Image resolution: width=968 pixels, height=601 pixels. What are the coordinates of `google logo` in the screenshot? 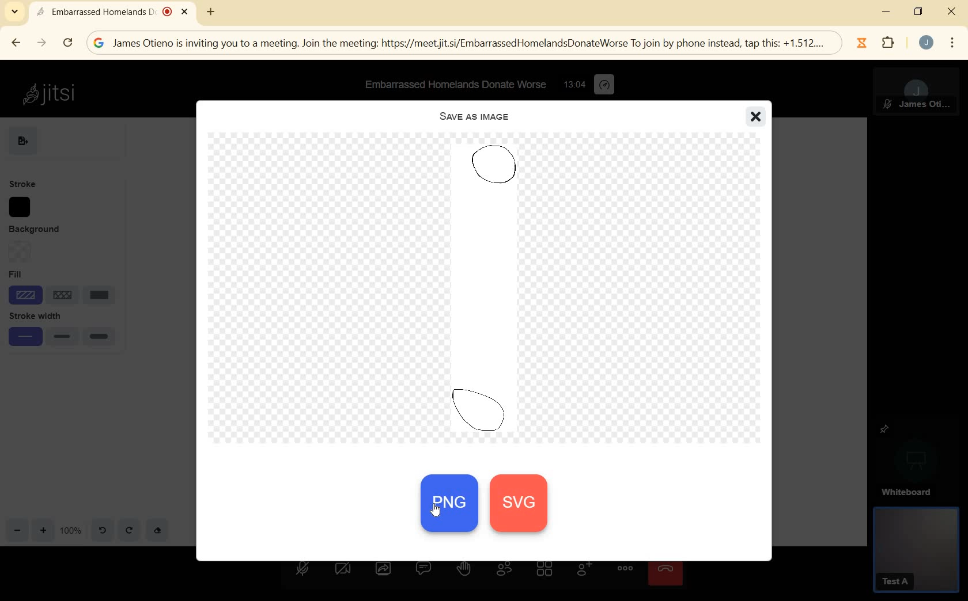 It's located at (99, 43).